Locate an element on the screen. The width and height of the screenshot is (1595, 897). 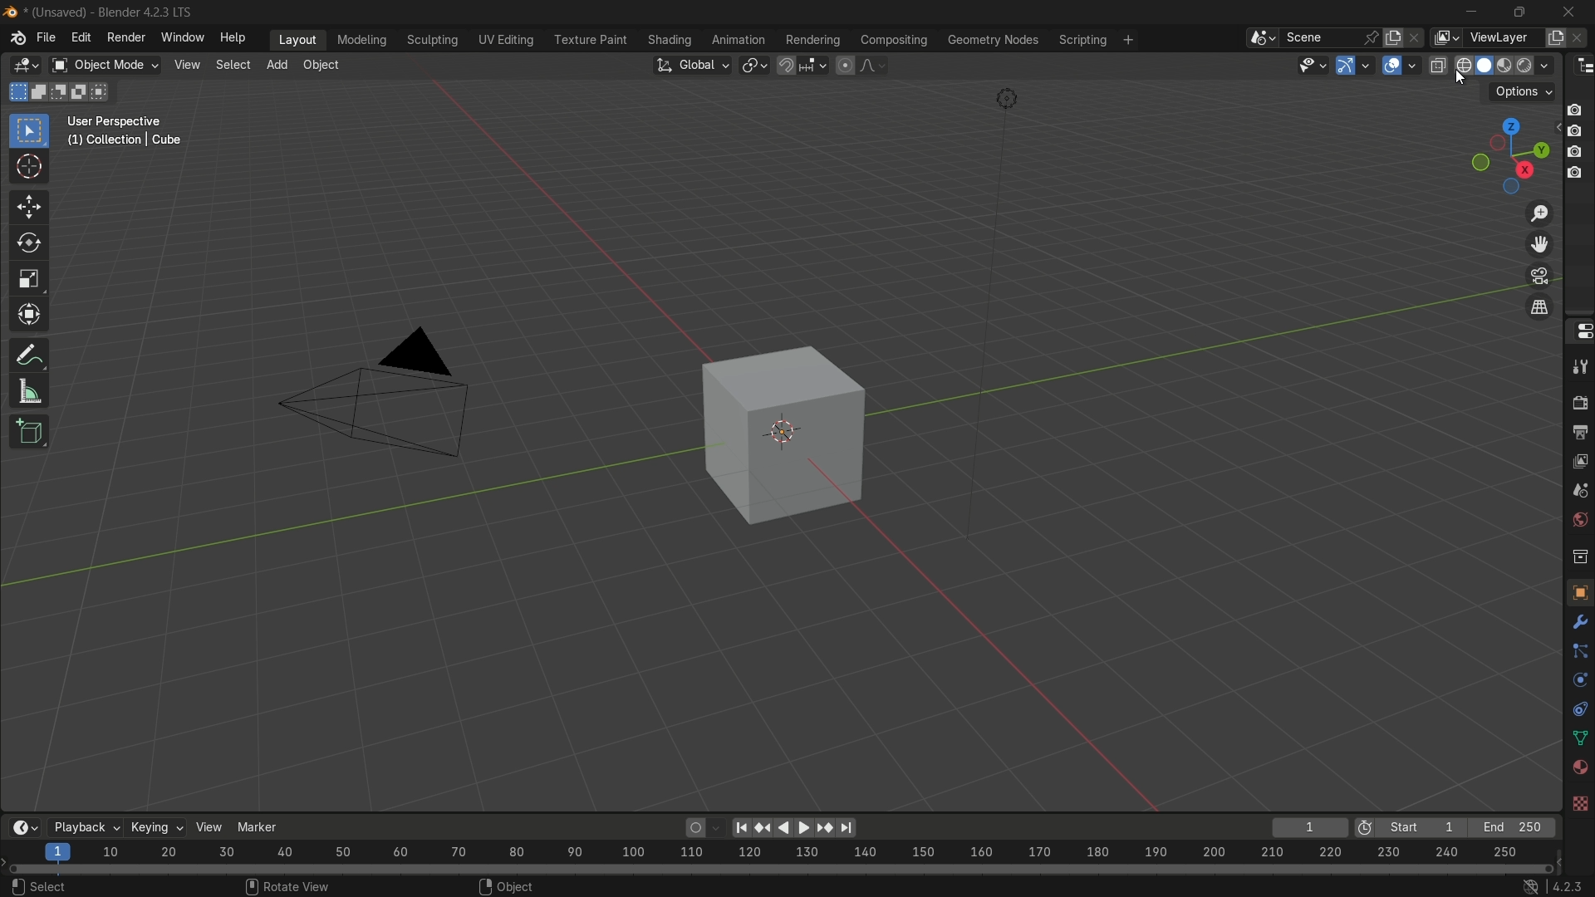
rotate view is located at coordinates (287, 887).